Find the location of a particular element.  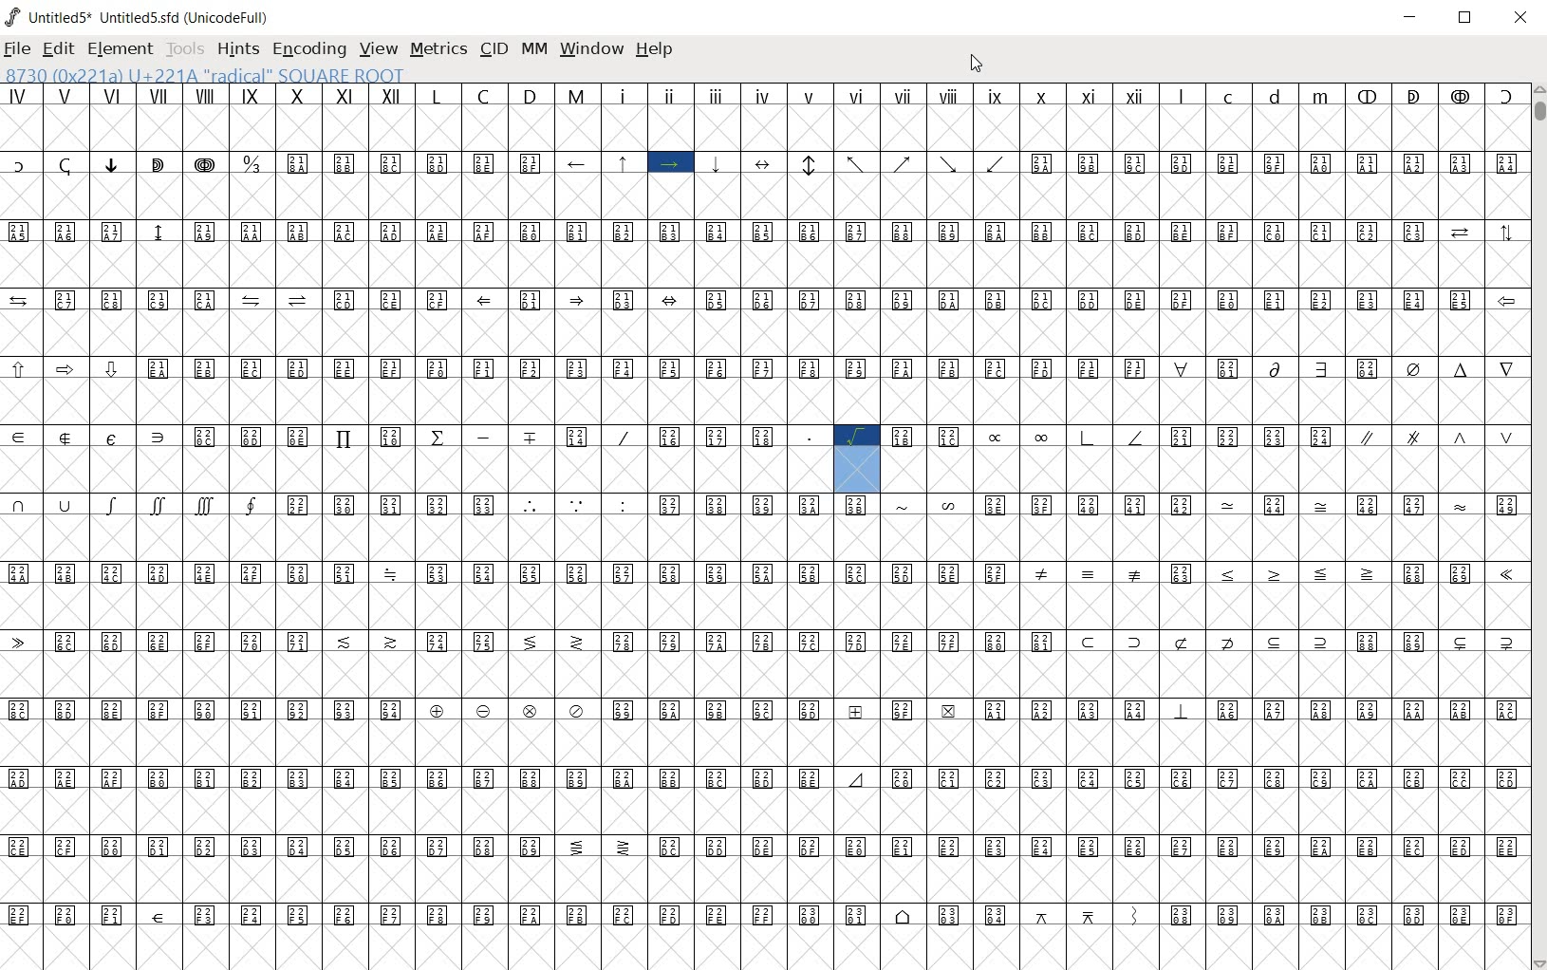

Untitled5* Untitled5.sfd (UnicodeFull) is located at coordinates (141, 17).